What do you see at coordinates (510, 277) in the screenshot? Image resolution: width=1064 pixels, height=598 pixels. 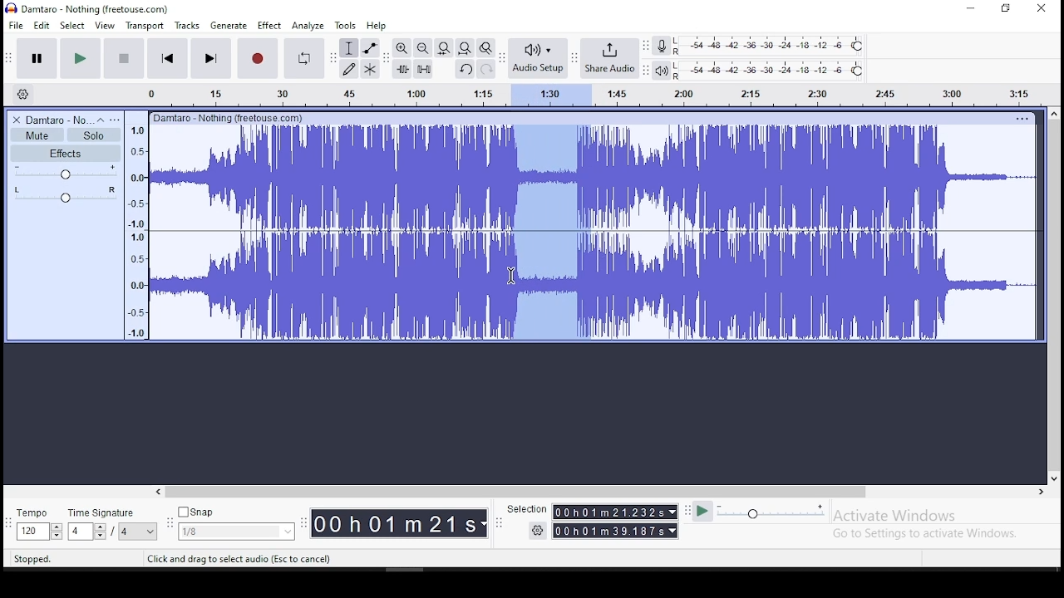 I see `cursor` at bounding box center [510, 277].